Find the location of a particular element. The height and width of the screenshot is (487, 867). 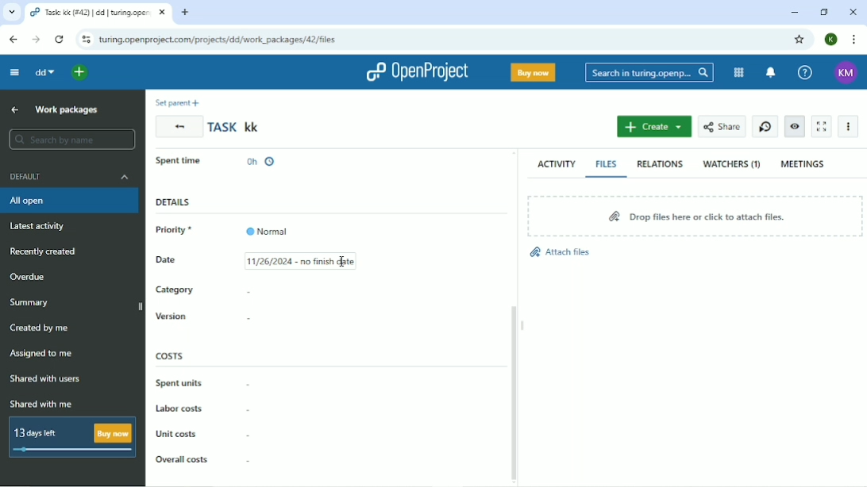

Back is located at coordinates (13, 40).